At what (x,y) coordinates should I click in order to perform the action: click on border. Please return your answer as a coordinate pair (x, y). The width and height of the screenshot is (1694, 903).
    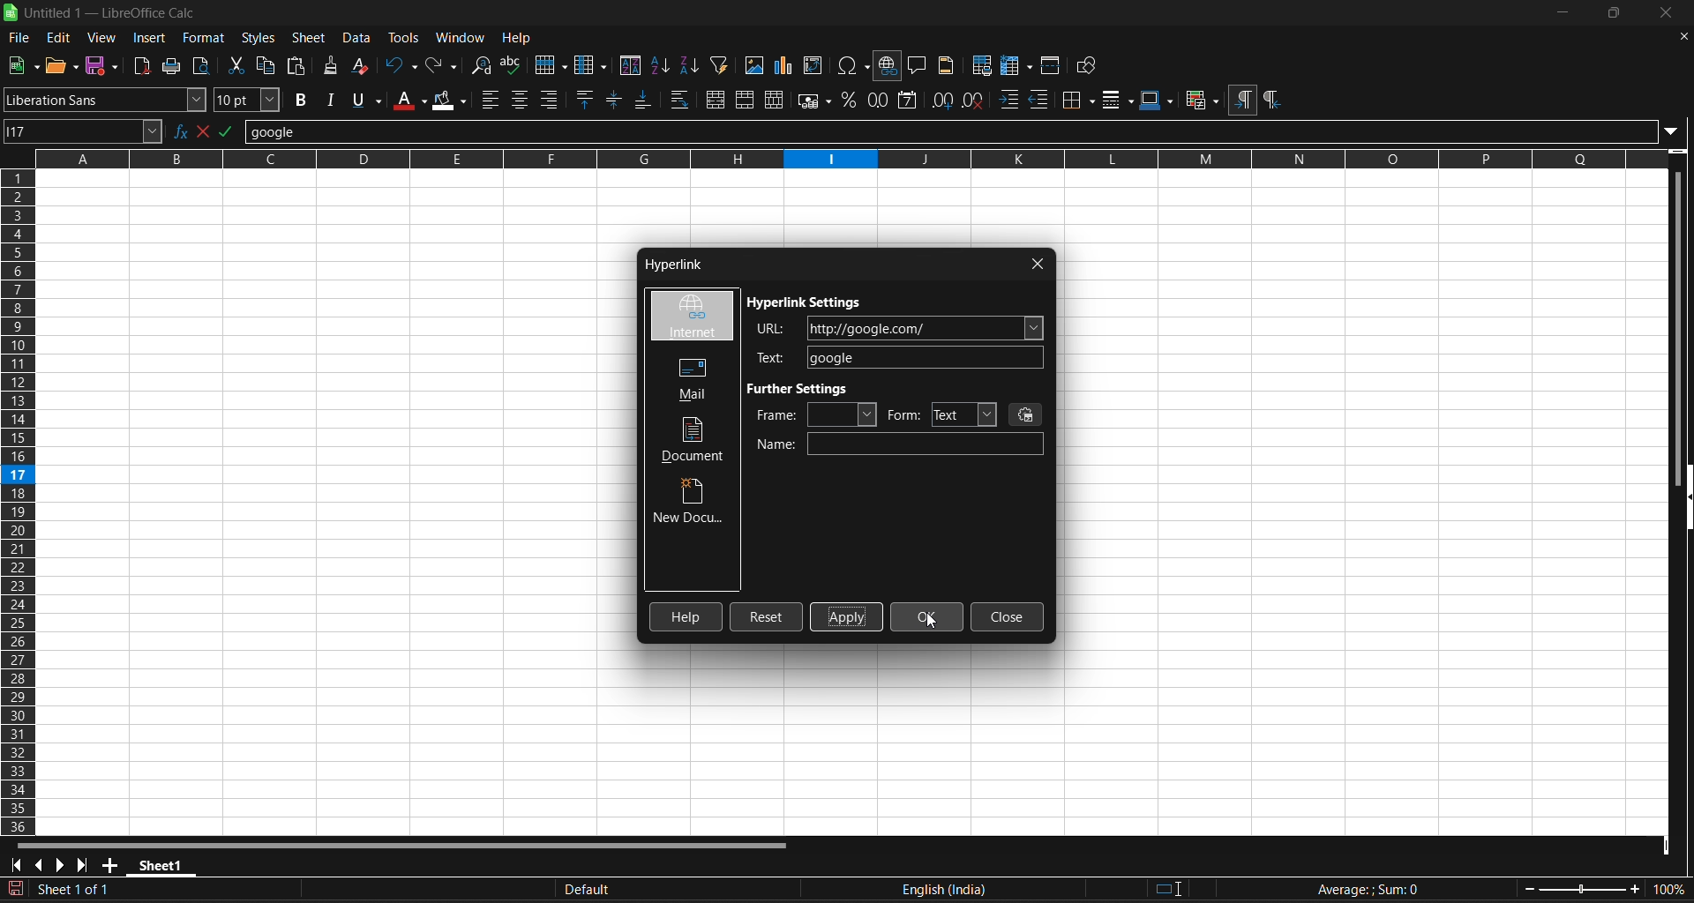
    Looking at the image, I should click on (1079, 100).